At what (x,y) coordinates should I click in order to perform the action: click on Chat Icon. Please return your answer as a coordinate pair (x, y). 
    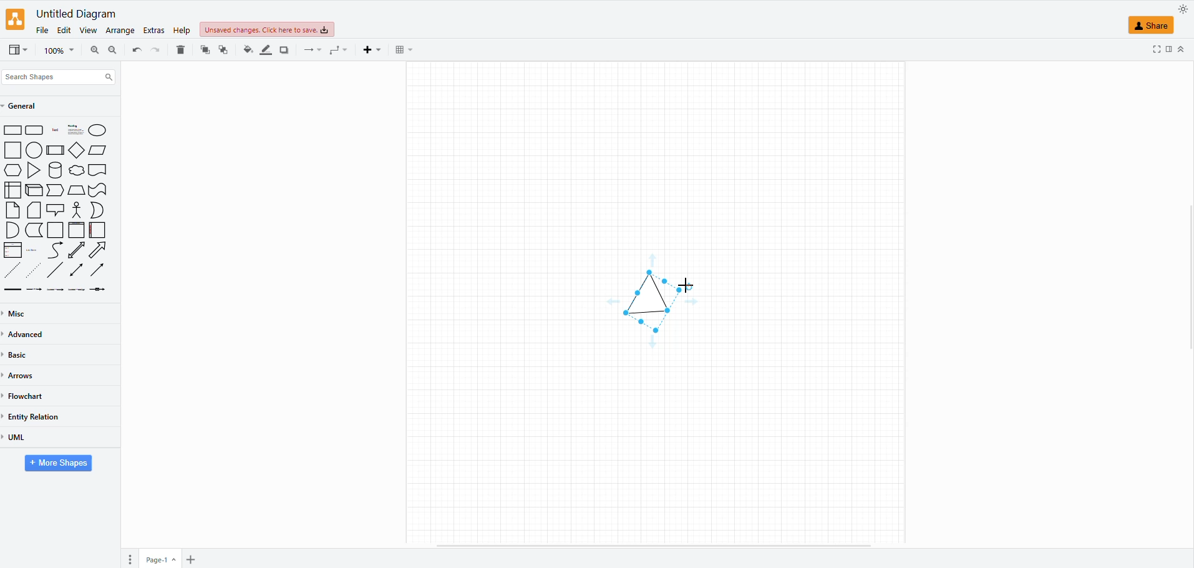
    Looking at the image, I should click on (56, 210).